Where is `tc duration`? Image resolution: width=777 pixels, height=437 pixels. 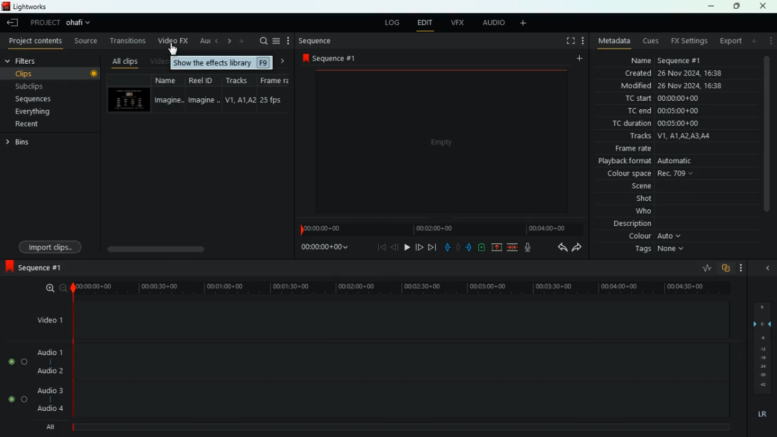 tc duration is located at coordinates (661, 124).